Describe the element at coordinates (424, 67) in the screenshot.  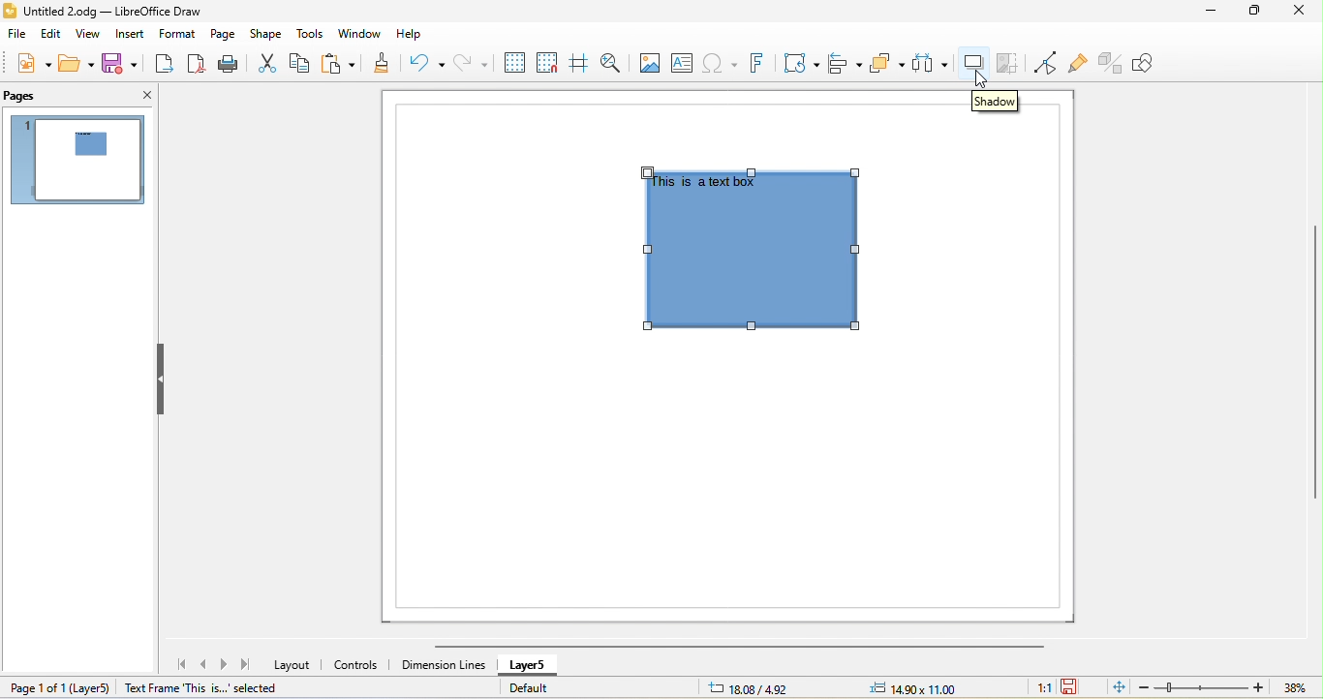
I see `undo` at that location.